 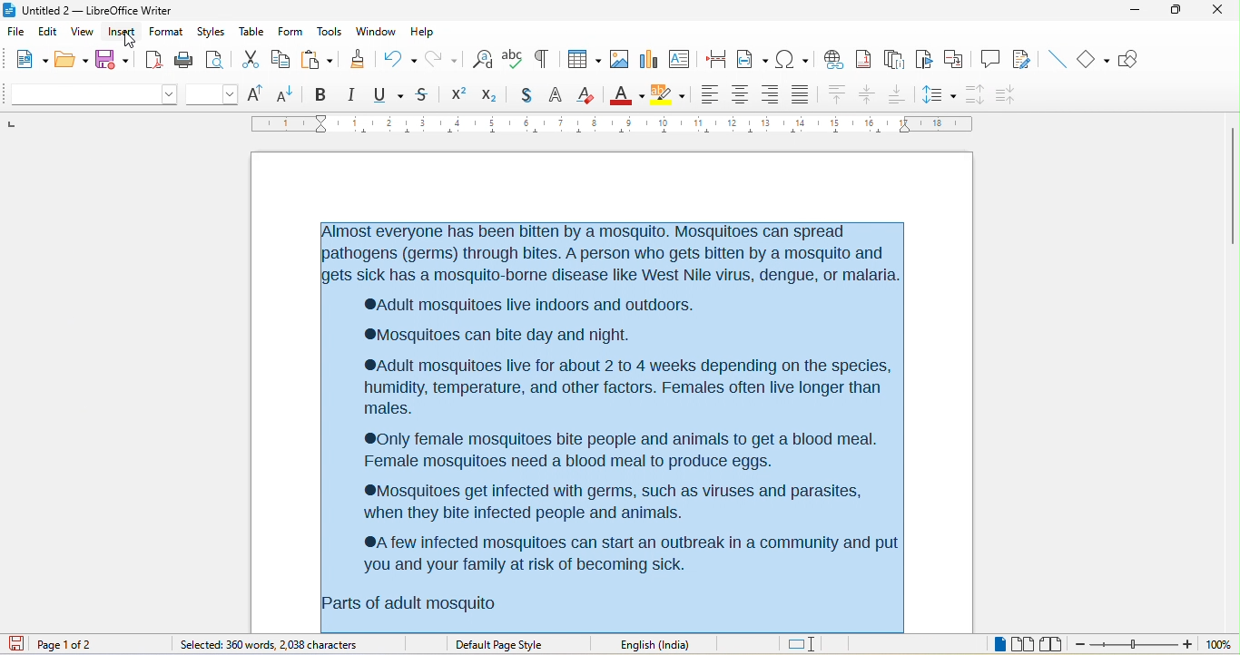 What do you see at coordinates (212, 31) in the screenshot?
I see `styles` at bounding box center [212, 31].